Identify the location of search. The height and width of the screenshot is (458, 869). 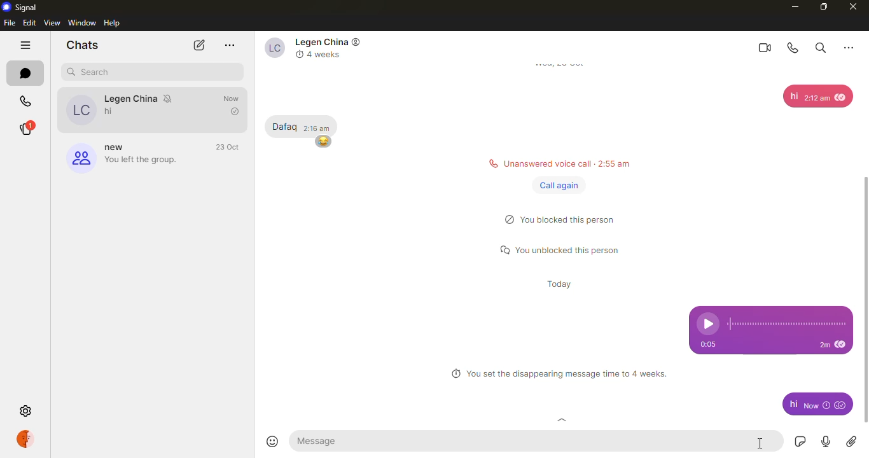
(819, 46).